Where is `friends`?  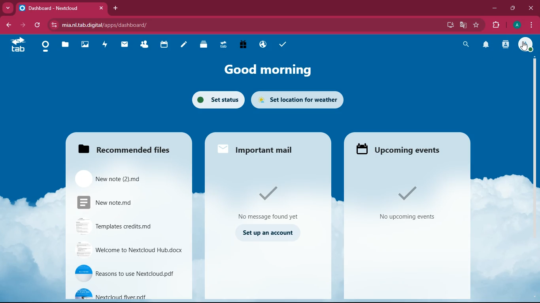 friends is located at coordinates (146, 44).